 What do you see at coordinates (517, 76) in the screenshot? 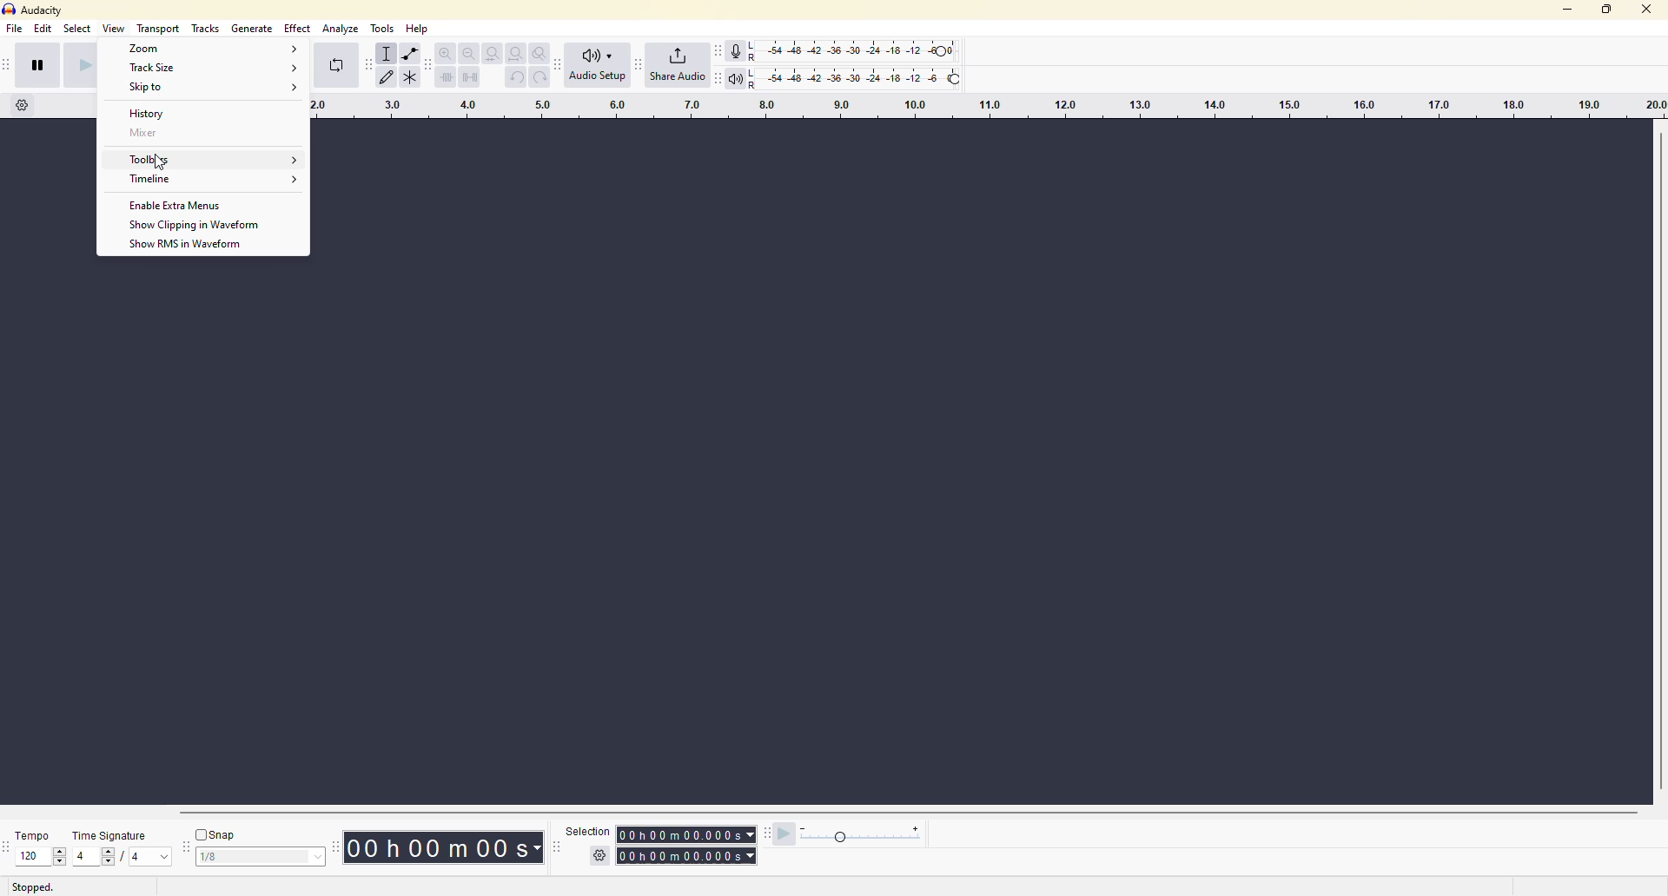
I see `undo` at bounding box center [517, 76].